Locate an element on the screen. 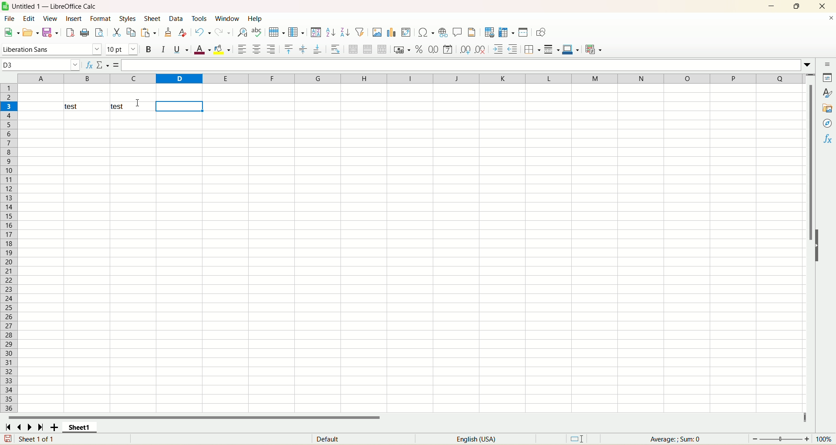 This screenshot has height=445, width=836. clone formatting is located at coordinates (168, 32).